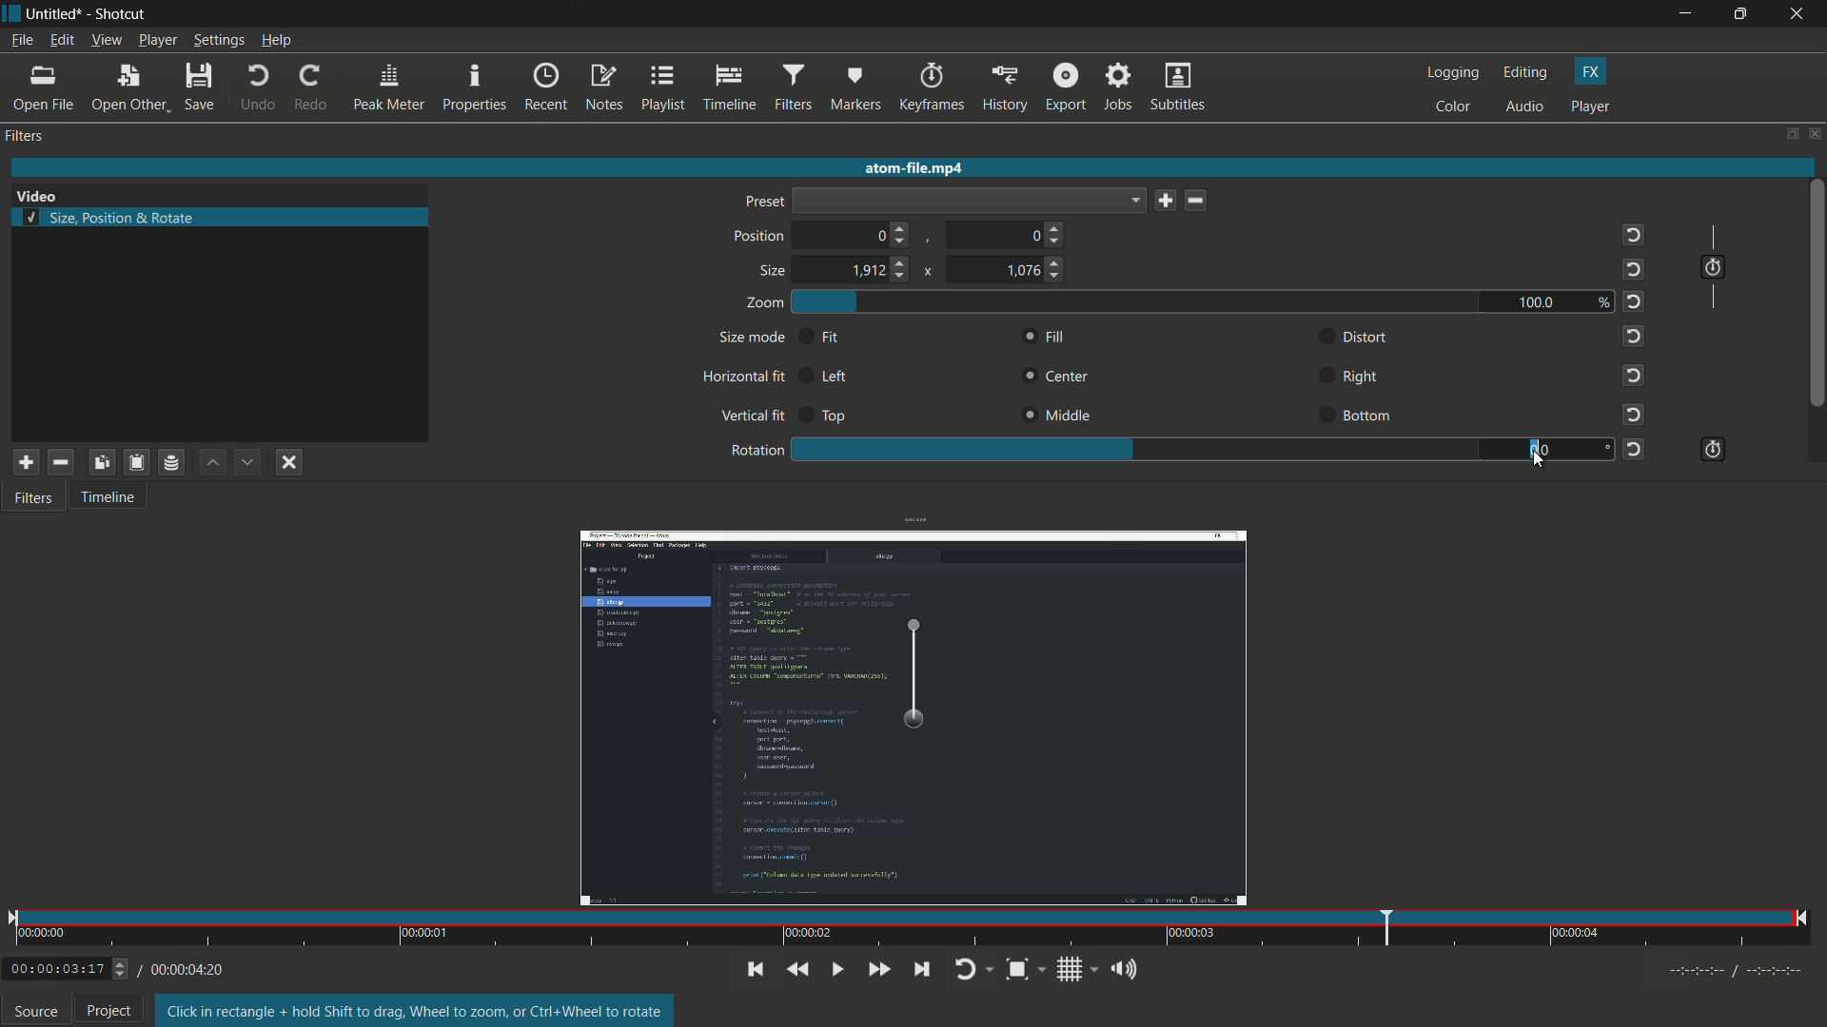 This screenshot has width=1827, height=1027. Describe the element at coordinates (1037, 270) in the screenshot. I see `1076 (choose size)` at that location.